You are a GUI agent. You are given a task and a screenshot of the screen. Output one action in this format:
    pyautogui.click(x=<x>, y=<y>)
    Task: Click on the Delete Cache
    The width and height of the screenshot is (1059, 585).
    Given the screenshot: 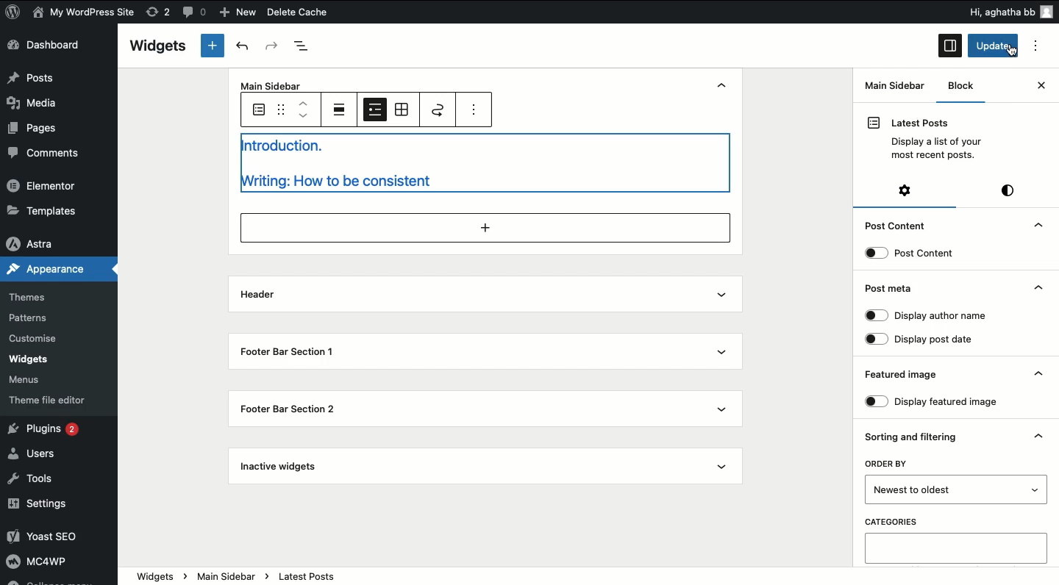 What is the action you would take?
    pyautogui.click(x=324, y=10)
    